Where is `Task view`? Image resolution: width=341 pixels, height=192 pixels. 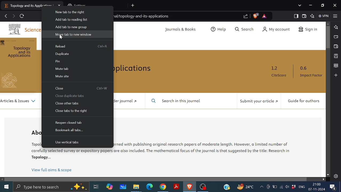
Task view is located at coordinates (96, 187).